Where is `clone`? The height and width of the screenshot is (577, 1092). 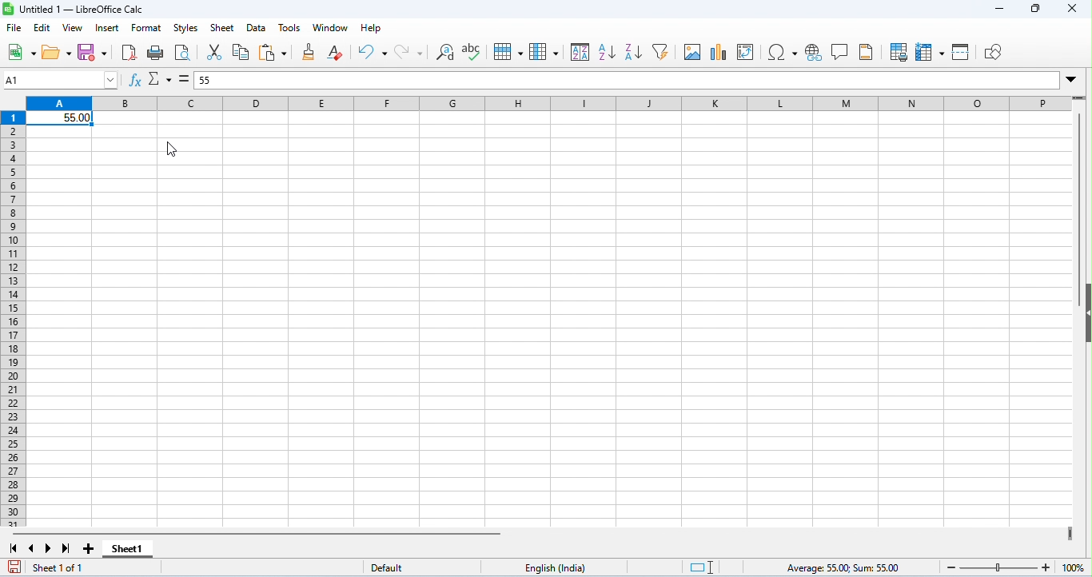
clone is located at coordinates (309, 54).